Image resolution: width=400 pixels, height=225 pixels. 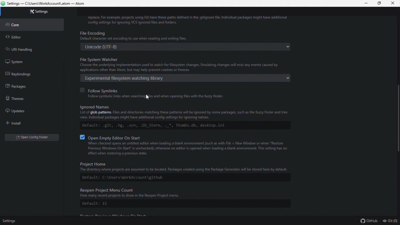 What do you see at coordinates (187, 146) in the screenshot?
I see `open empty editor on start` at bounding box center [187, 146].